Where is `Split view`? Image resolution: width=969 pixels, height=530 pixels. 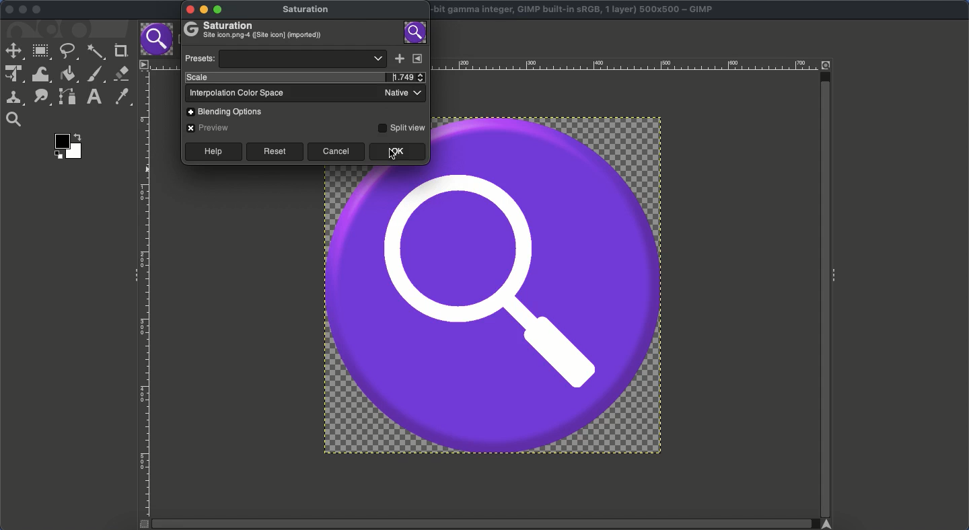
Split view is located at coordinates (401, 127).